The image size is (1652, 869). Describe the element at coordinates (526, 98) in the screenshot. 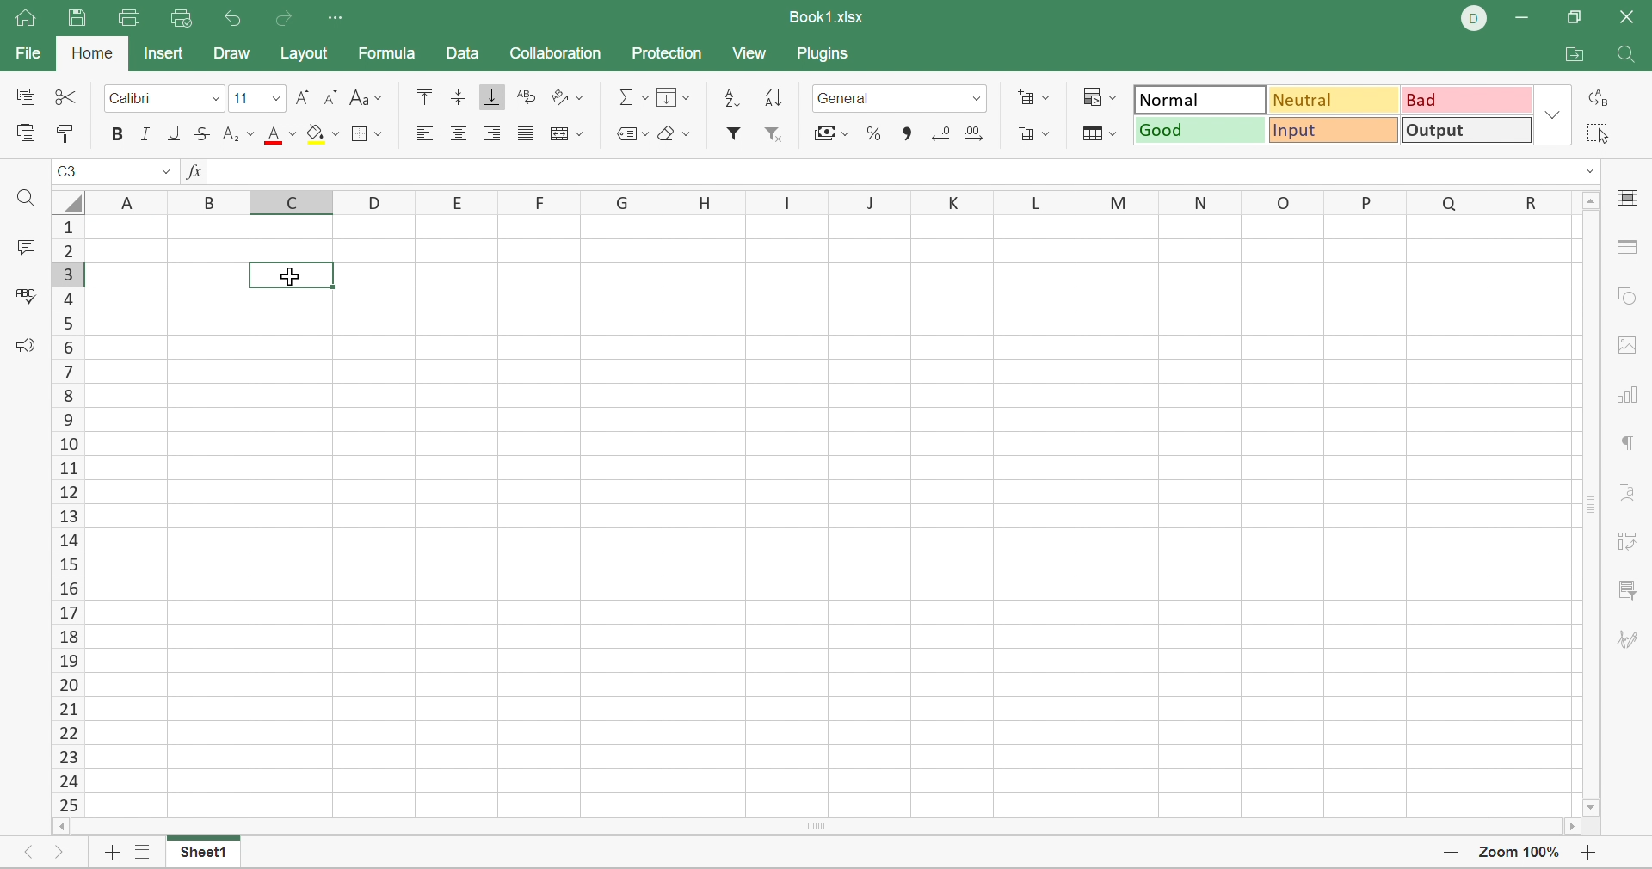

I see `Wrap Text` at that location.